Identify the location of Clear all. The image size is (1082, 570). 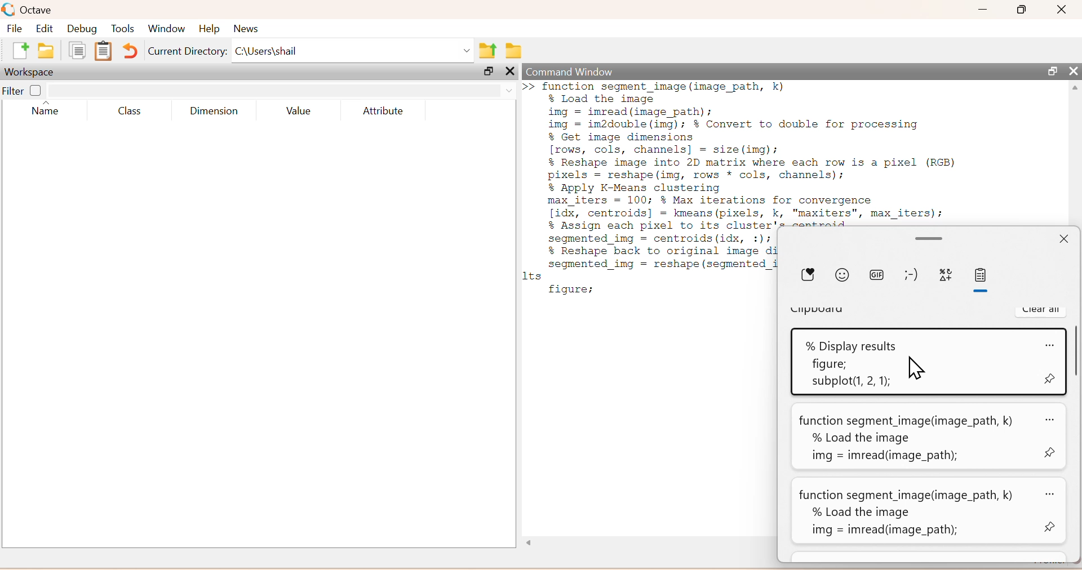
(1041, 310).